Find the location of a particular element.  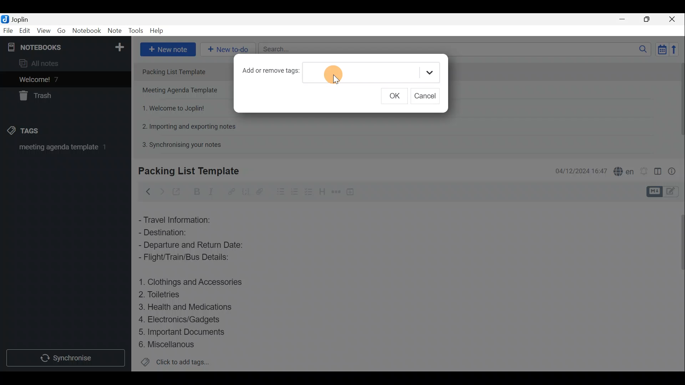

Note 2 is located at coordinates (182, 91).